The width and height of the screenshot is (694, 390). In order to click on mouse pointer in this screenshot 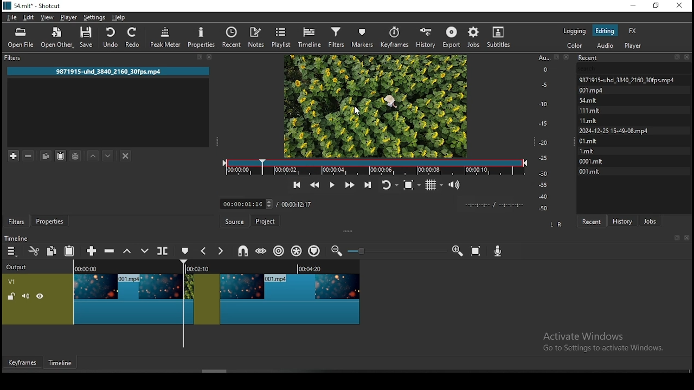, I will do `click(356, 110)`.